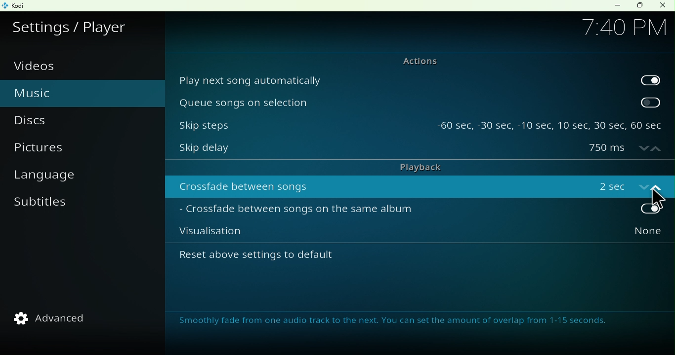 This screenshot has width=675, height=355. What do you see at coordinates (285, 258) in the screenshot?
I see `Reset above settings to default` at bounding box center [285, 258].